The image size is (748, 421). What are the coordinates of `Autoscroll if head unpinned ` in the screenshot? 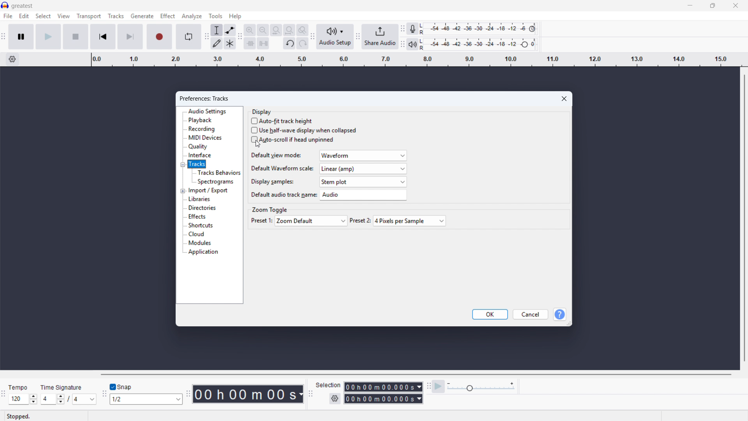 It's located at (294, 140).